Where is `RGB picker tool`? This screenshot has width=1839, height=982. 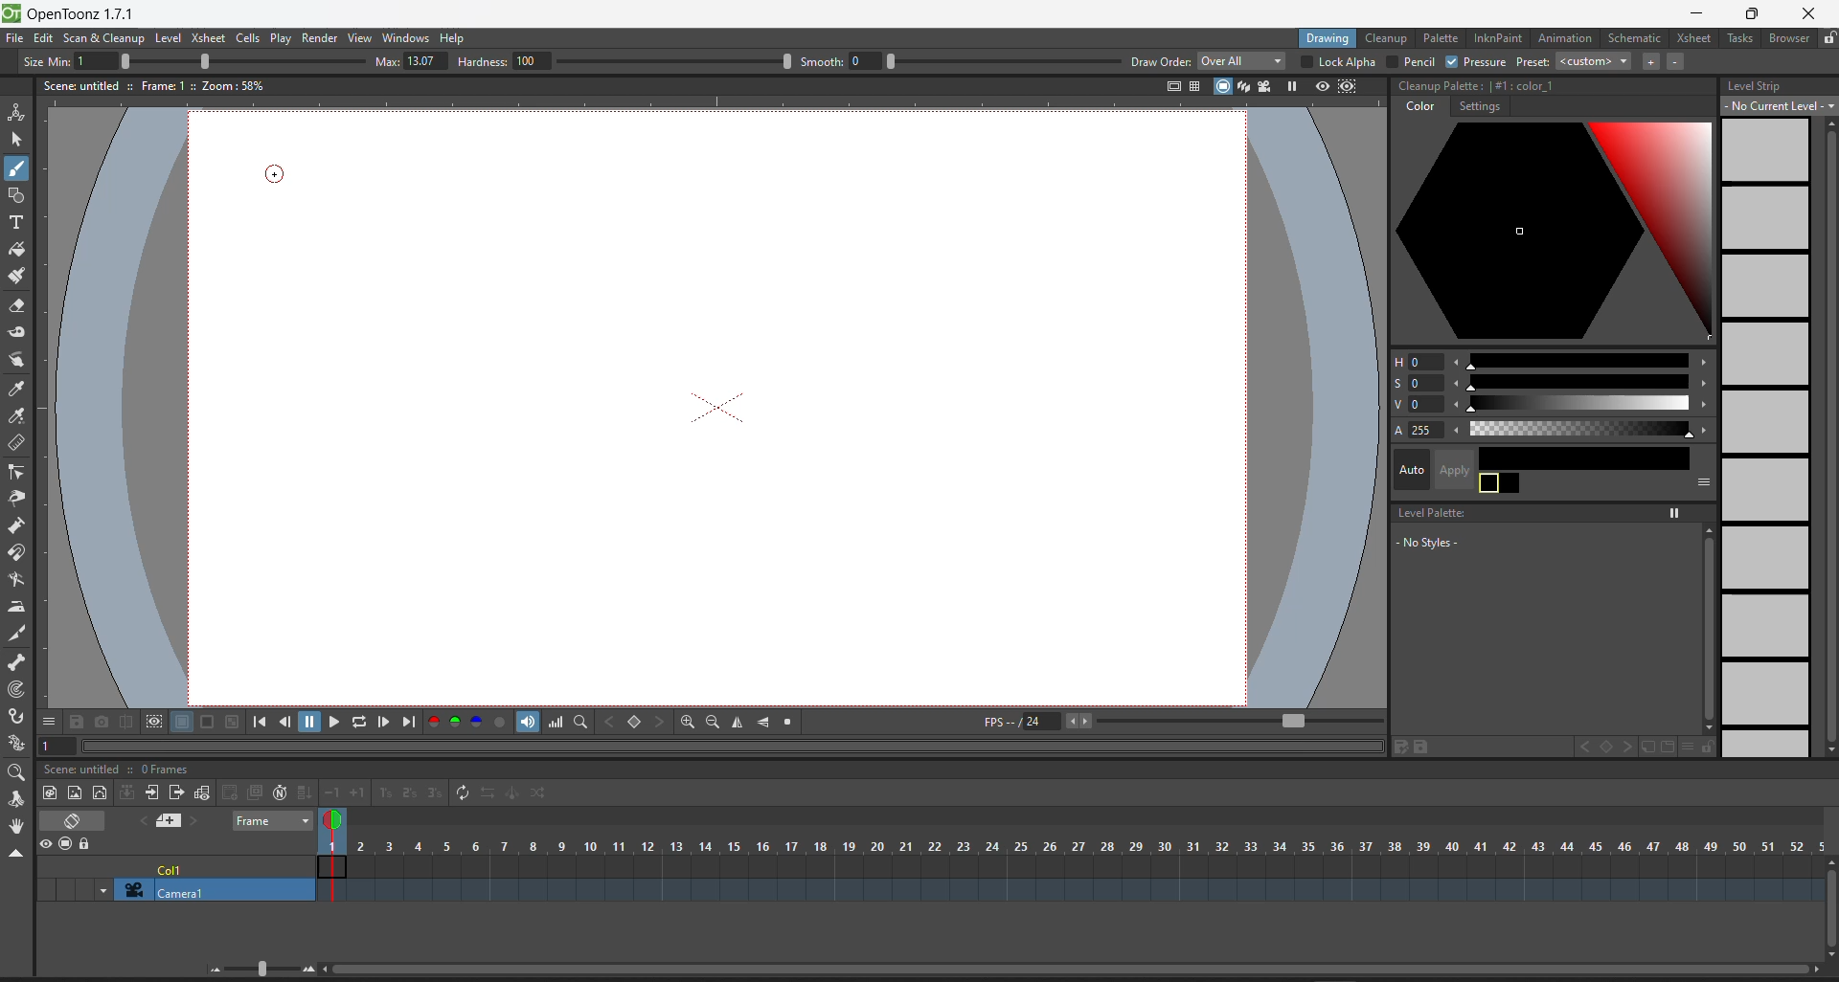
RGB picker tool is located at coordinates (20, 417).